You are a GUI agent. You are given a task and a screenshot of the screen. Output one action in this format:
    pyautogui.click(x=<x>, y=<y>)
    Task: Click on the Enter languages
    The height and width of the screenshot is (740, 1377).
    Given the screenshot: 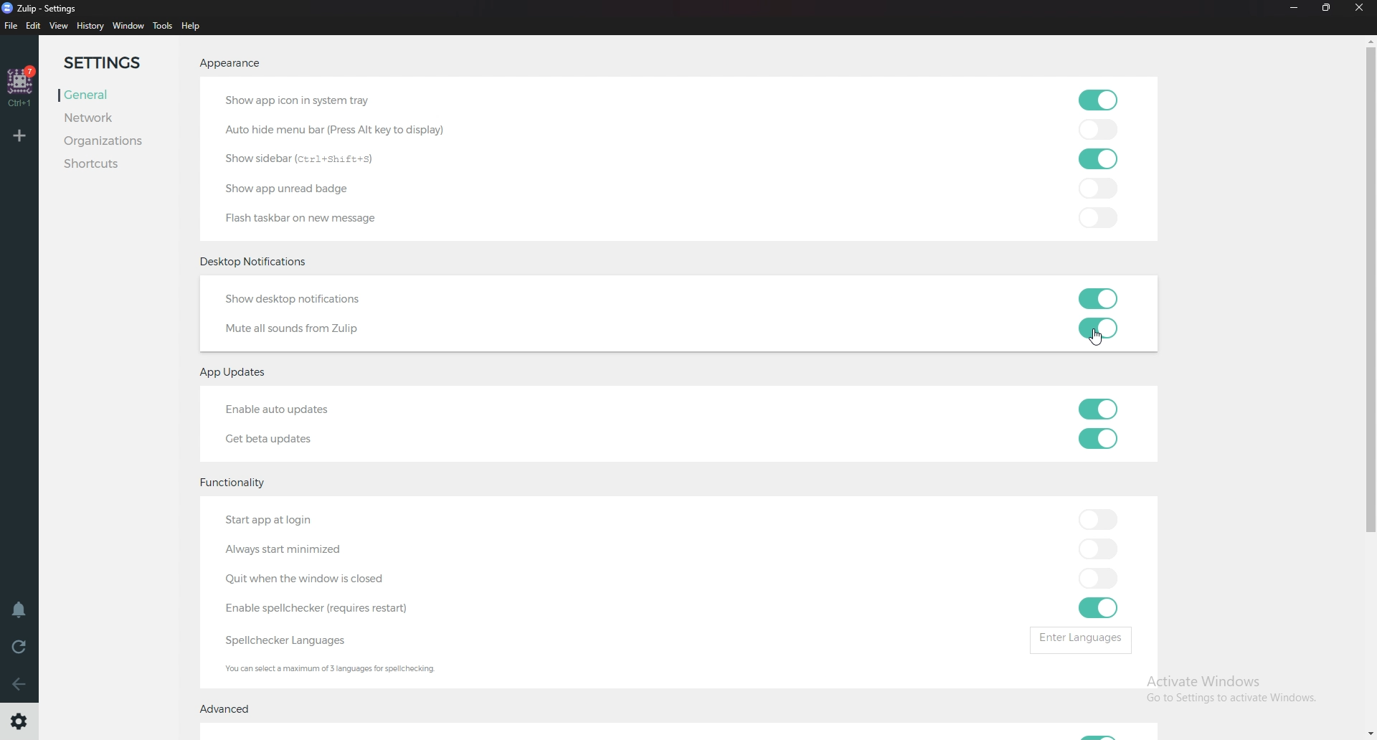 What is the action you would take?
    pyautogui.click(x=1085, y=641)
    